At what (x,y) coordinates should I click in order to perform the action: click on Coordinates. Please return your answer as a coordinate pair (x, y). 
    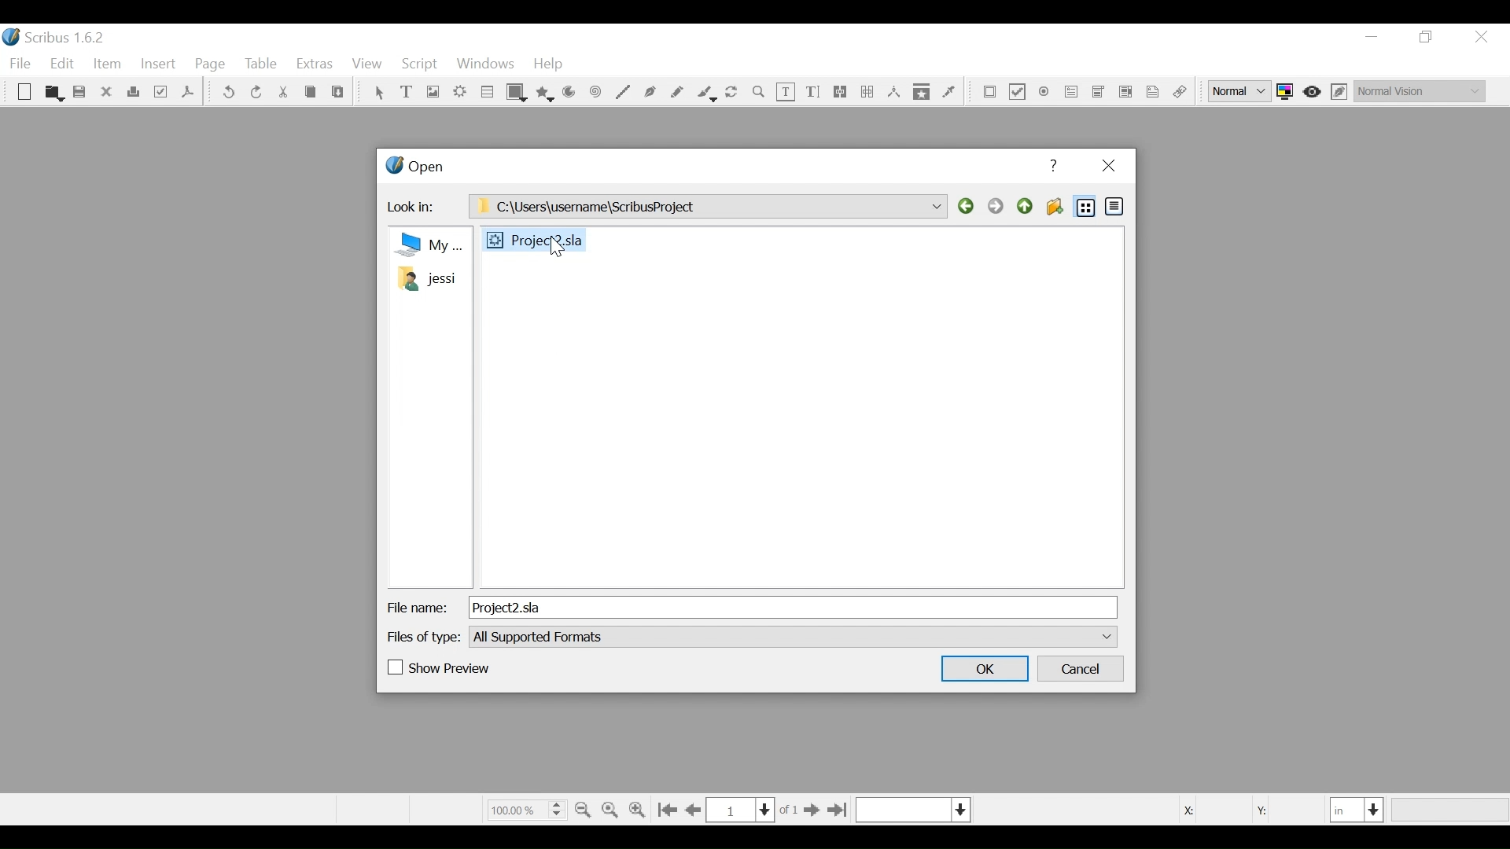
    Looking at the image, I should click on (1242, 809).